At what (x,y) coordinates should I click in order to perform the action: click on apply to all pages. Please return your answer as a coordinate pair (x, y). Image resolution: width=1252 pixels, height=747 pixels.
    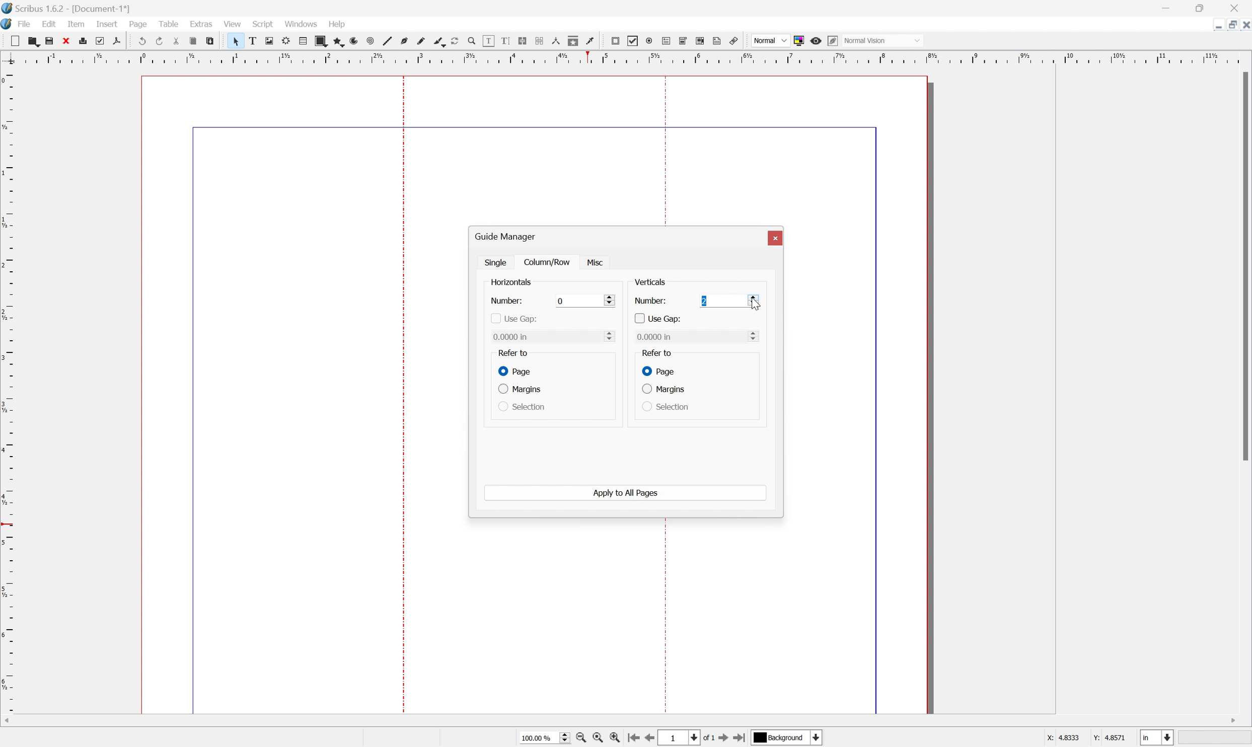
    Looking at the image, I should click on (627, 493).